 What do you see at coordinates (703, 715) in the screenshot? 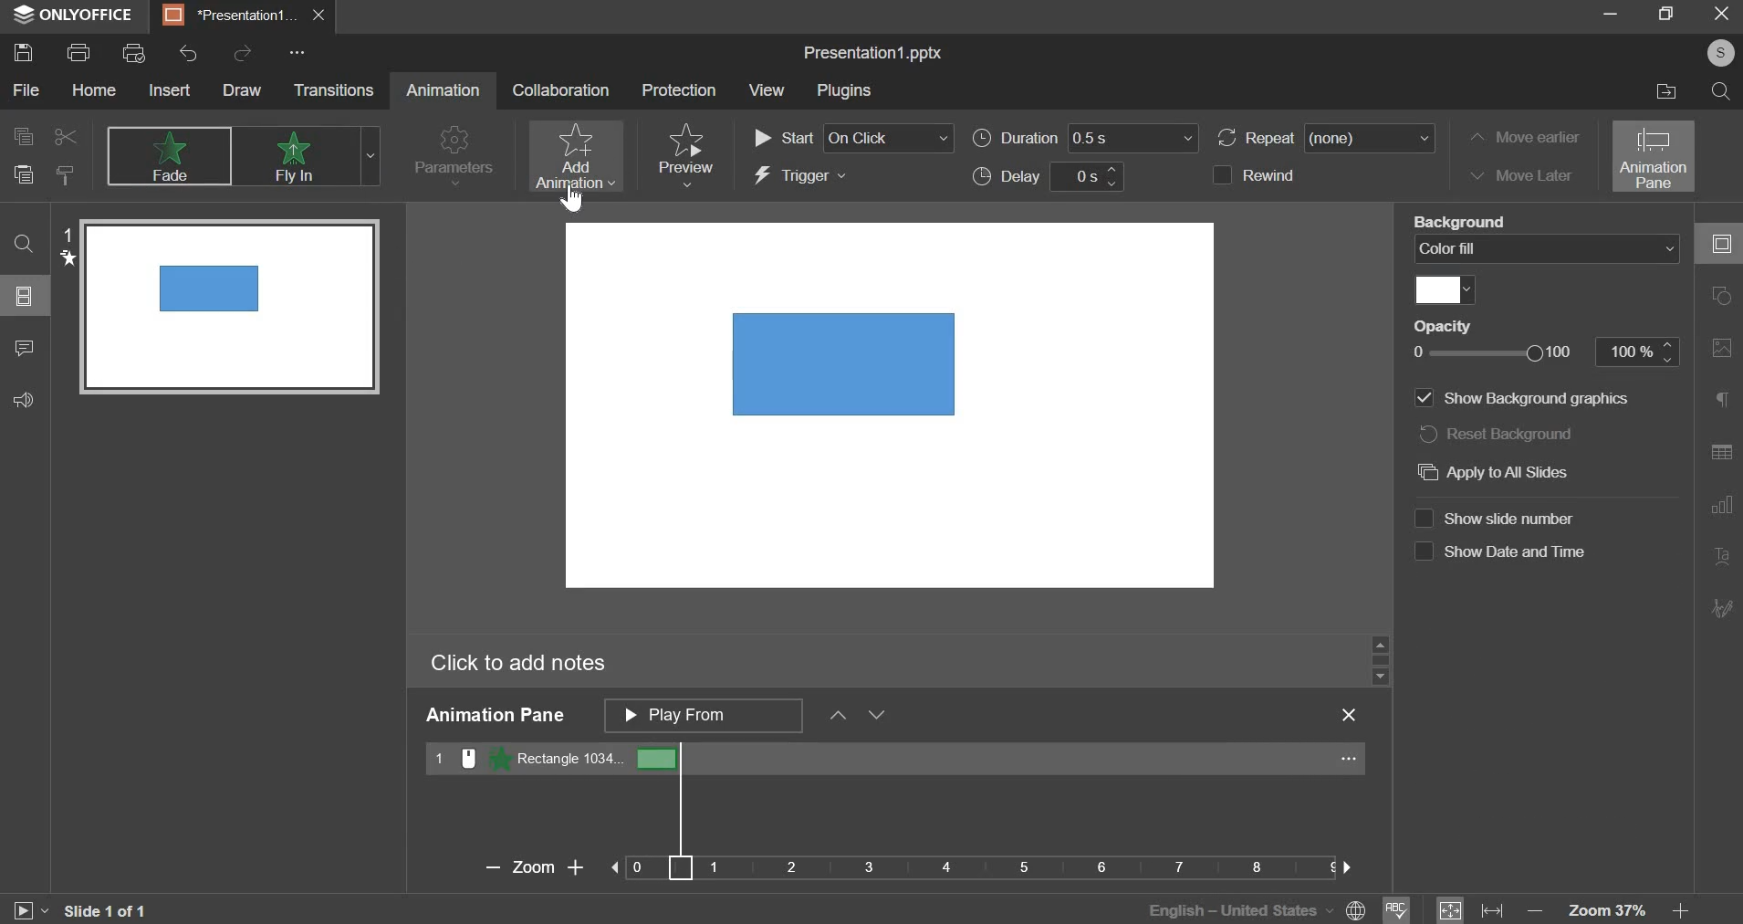
I see `animation pane` at bounding box center [703, 715].